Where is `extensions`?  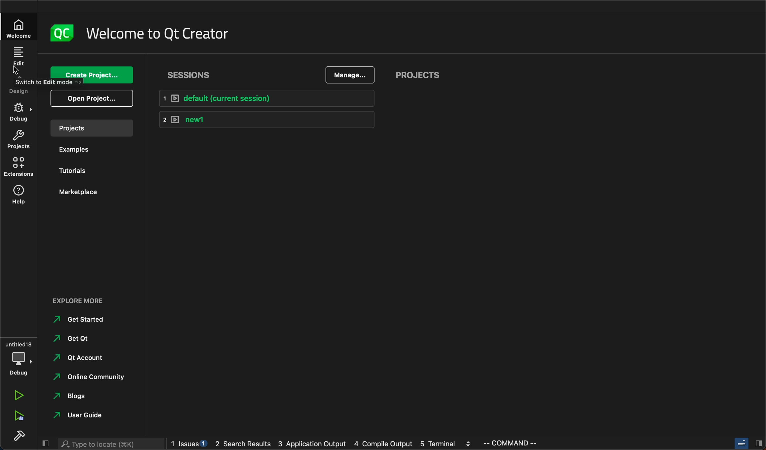 extensions is located at coordinates (19, 169).